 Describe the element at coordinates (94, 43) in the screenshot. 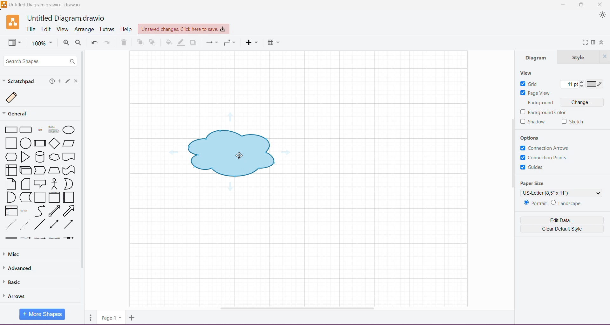

I see `Undo` at that location.